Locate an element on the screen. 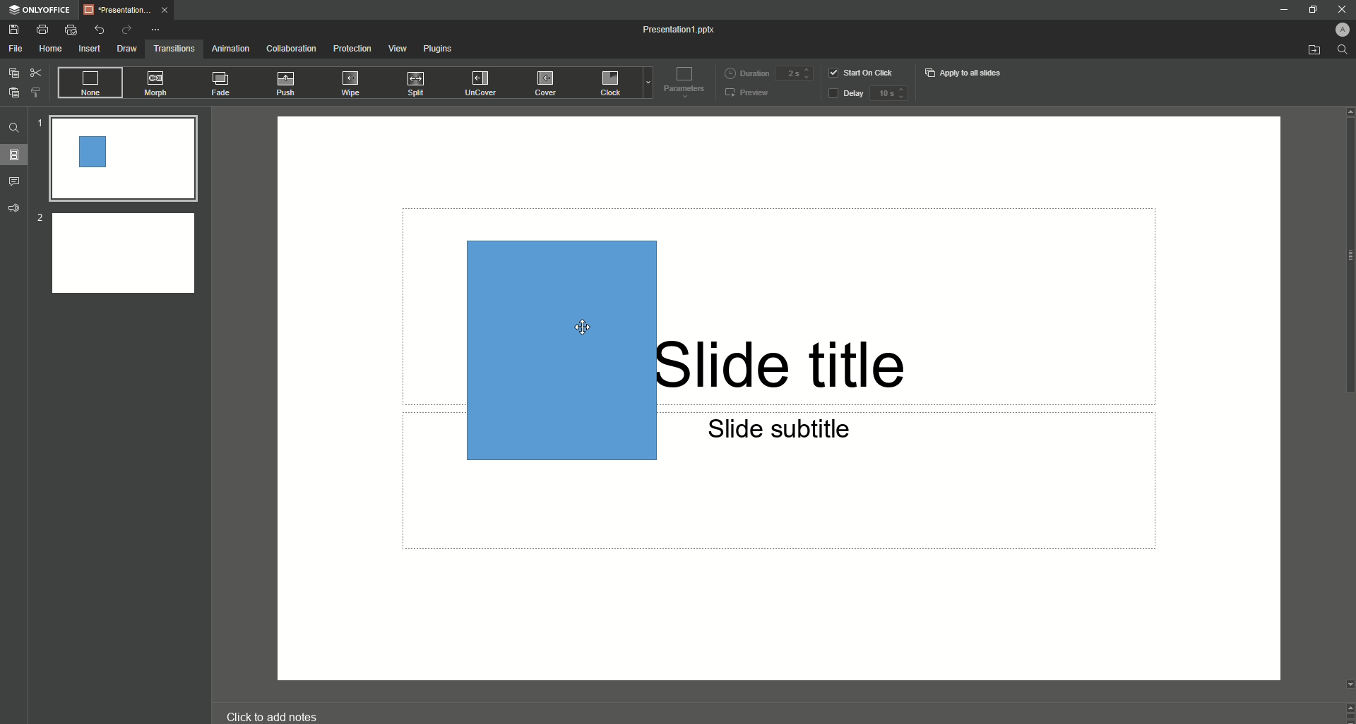 This screenshot has height=724, width=1356. move up is located at coordinates (1348, 111).